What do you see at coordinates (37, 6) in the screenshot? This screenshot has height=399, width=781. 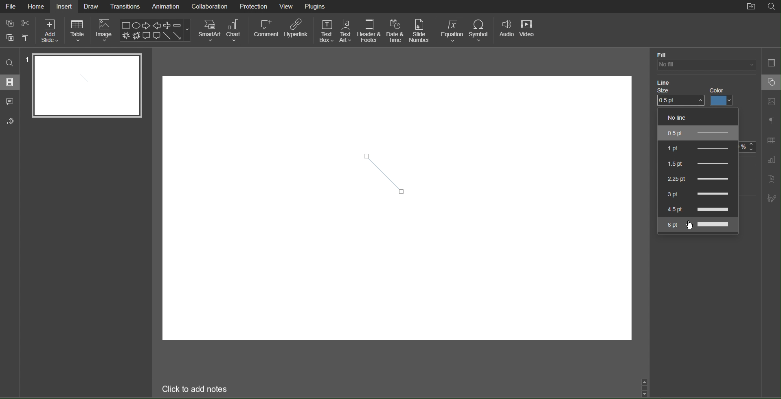 I see `Home` at bounding box center [37, 6].